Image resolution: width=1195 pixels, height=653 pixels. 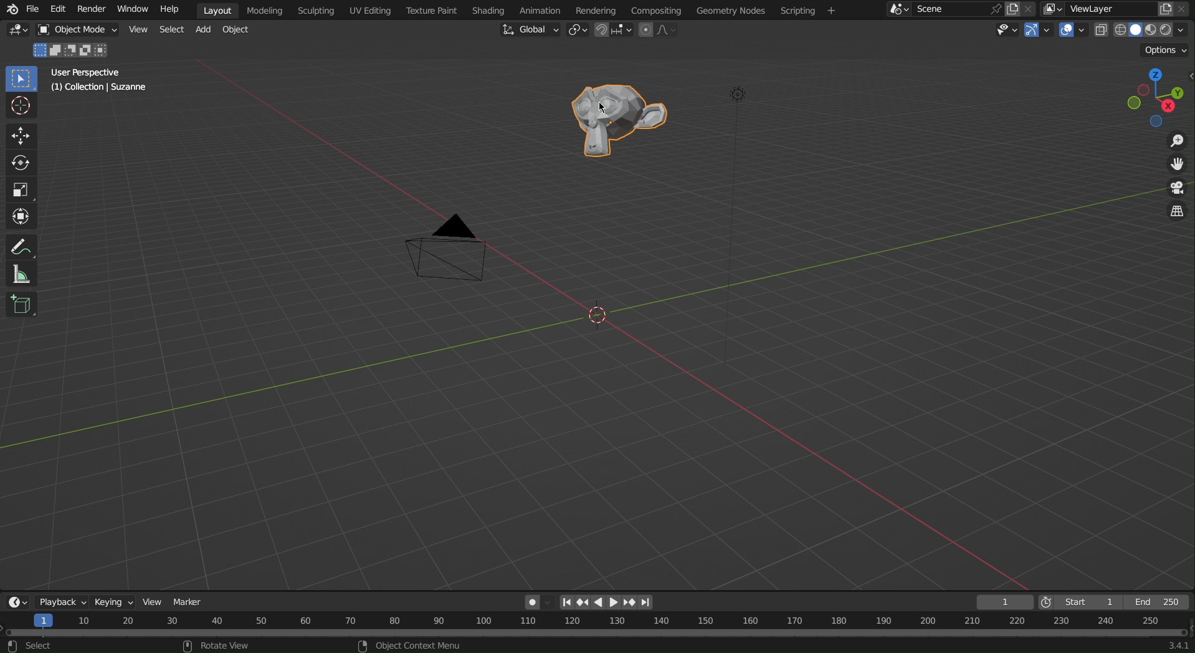 What do you see at coordinates (21, 162) in the screenshot?
I see `Rotate` at bounding box center [21, 162].